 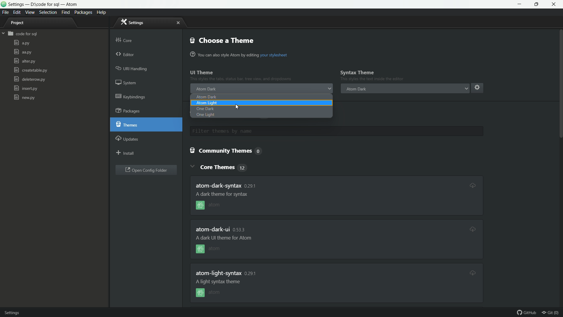 I want to click on atom light syntax, so click(x=226, y=273).